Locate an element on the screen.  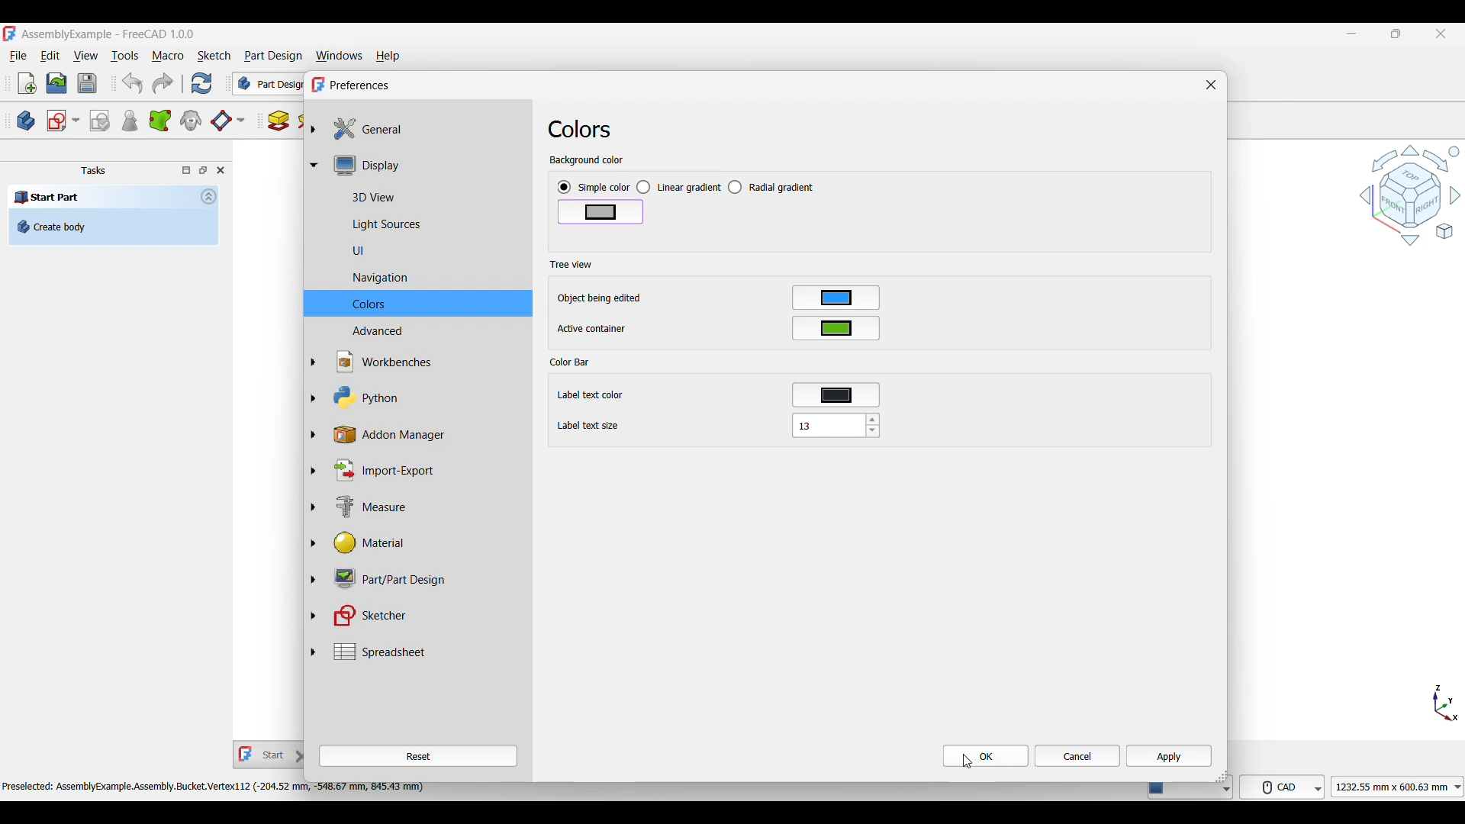
Cursor clicking on OK is located at coordinates (968, 761).